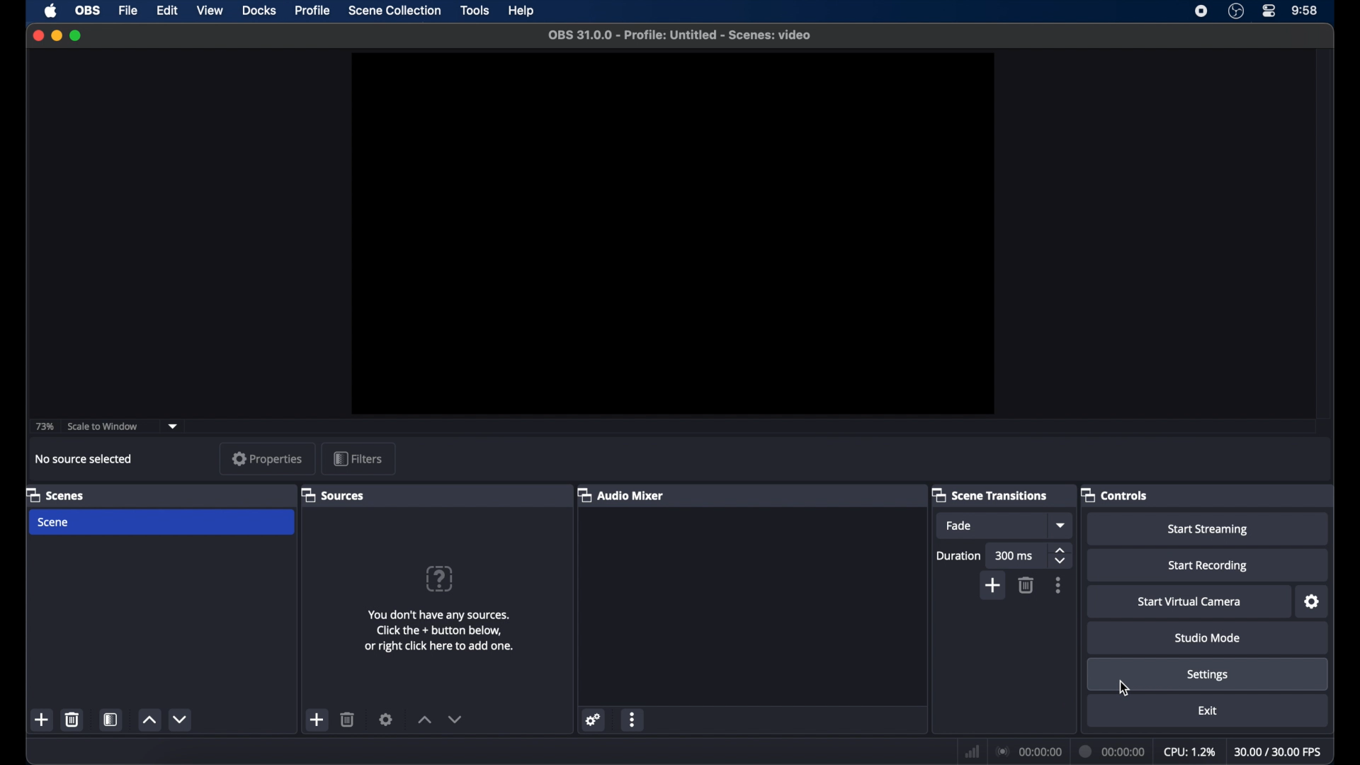  I want to click on close, so click(38, 35).